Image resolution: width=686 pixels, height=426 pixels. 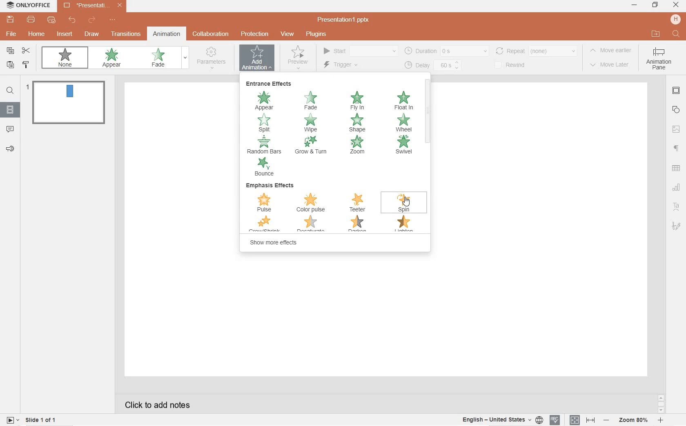 I want to click on signature, so click(x=677, y=226).